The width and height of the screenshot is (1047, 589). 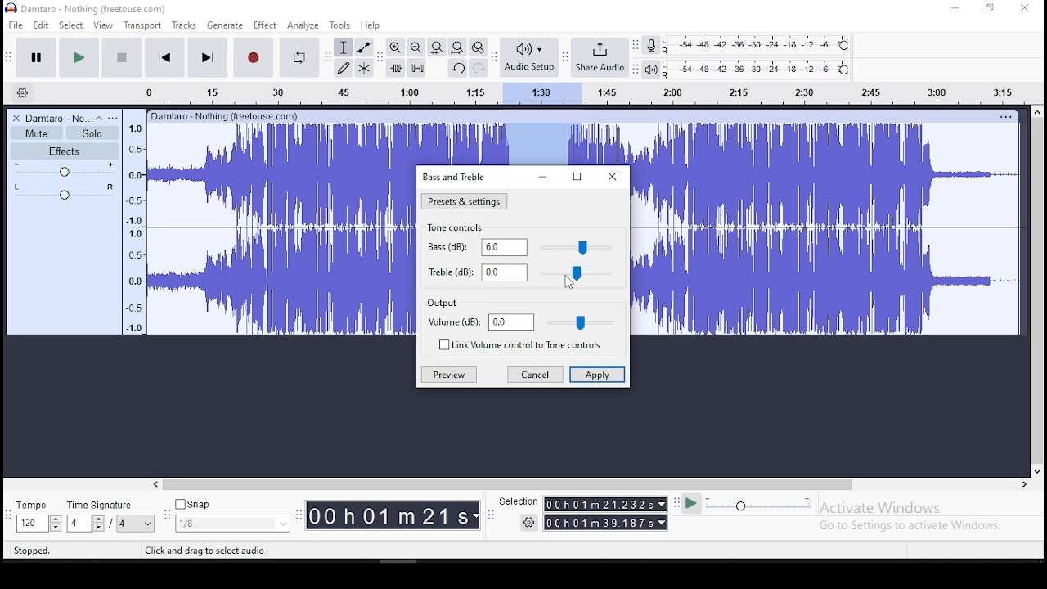 I want to click on , so click(x=225, y=115).